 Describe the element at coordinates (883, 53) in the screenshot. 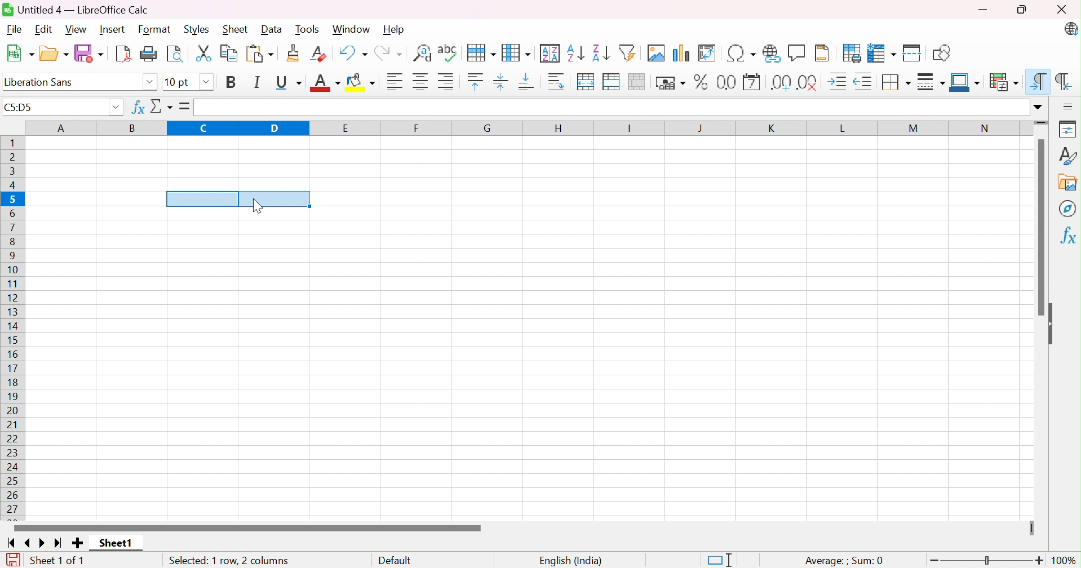

I see `Freeze Rows and Columns` at that location.